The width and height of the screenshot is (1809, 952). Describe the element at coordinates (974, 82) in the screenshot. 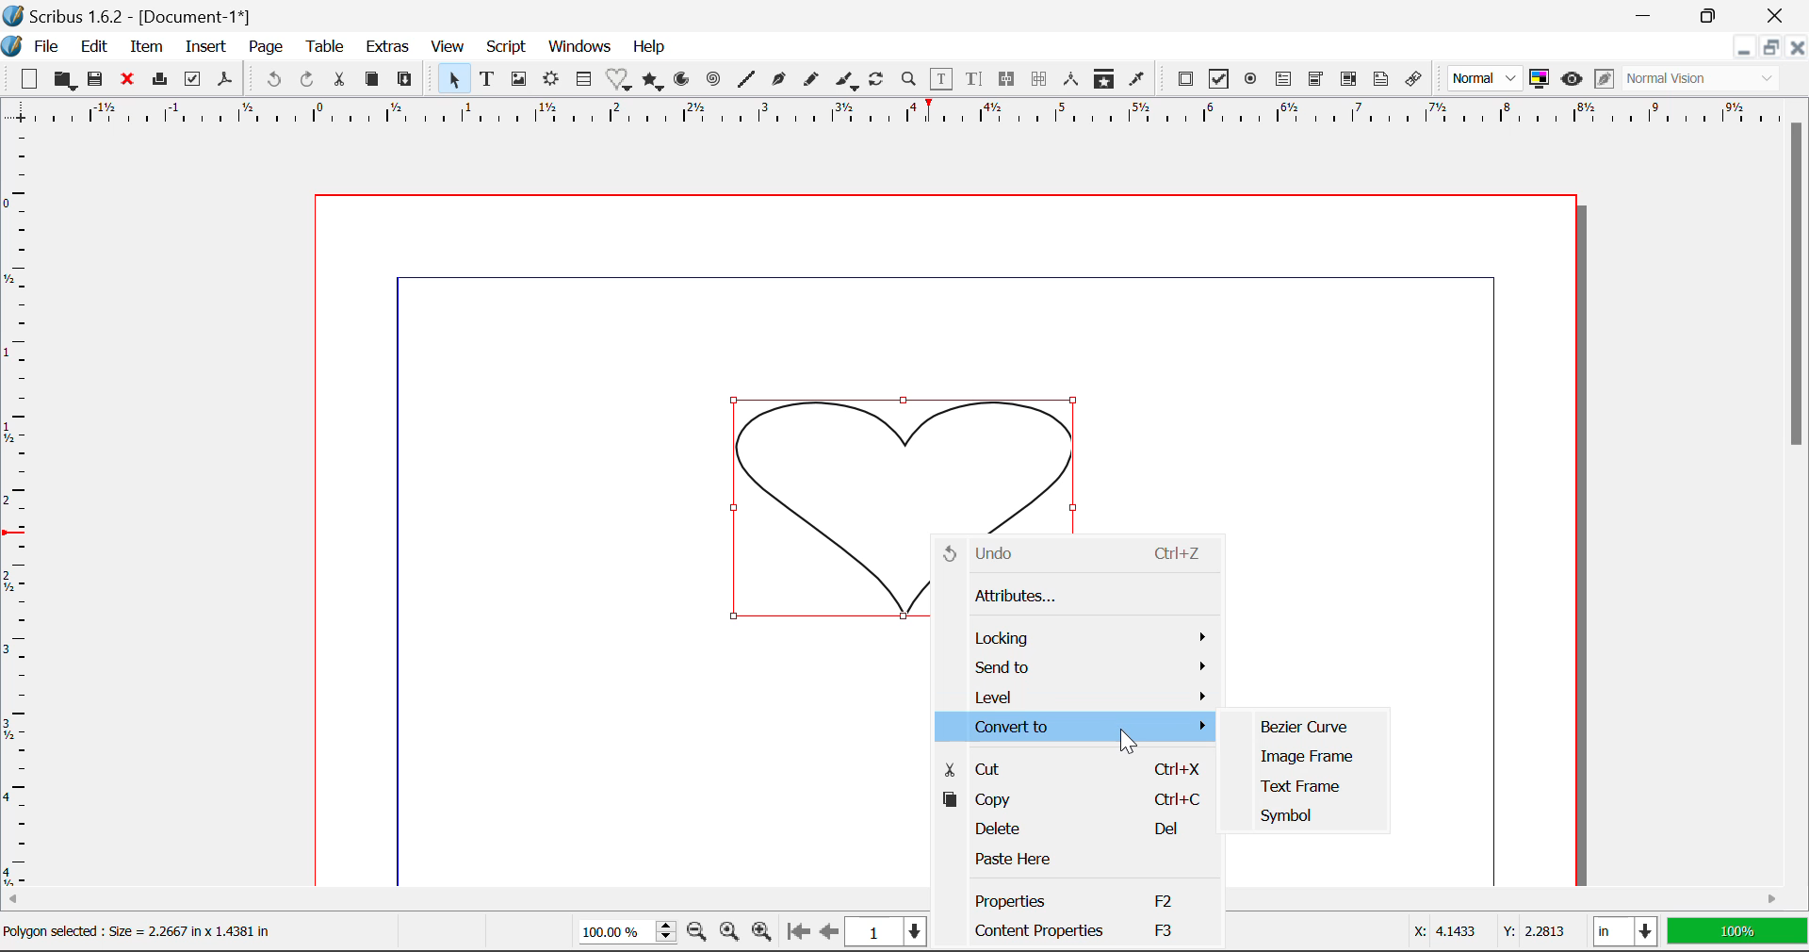

I see `Edit Text in Story Editor` at that location.